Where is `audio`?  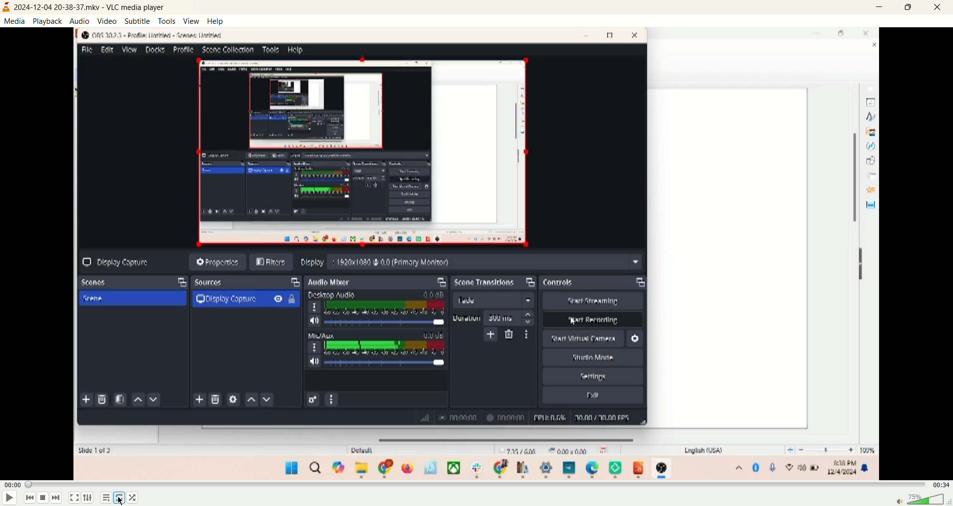
audio is located at coordinates (79, 20).